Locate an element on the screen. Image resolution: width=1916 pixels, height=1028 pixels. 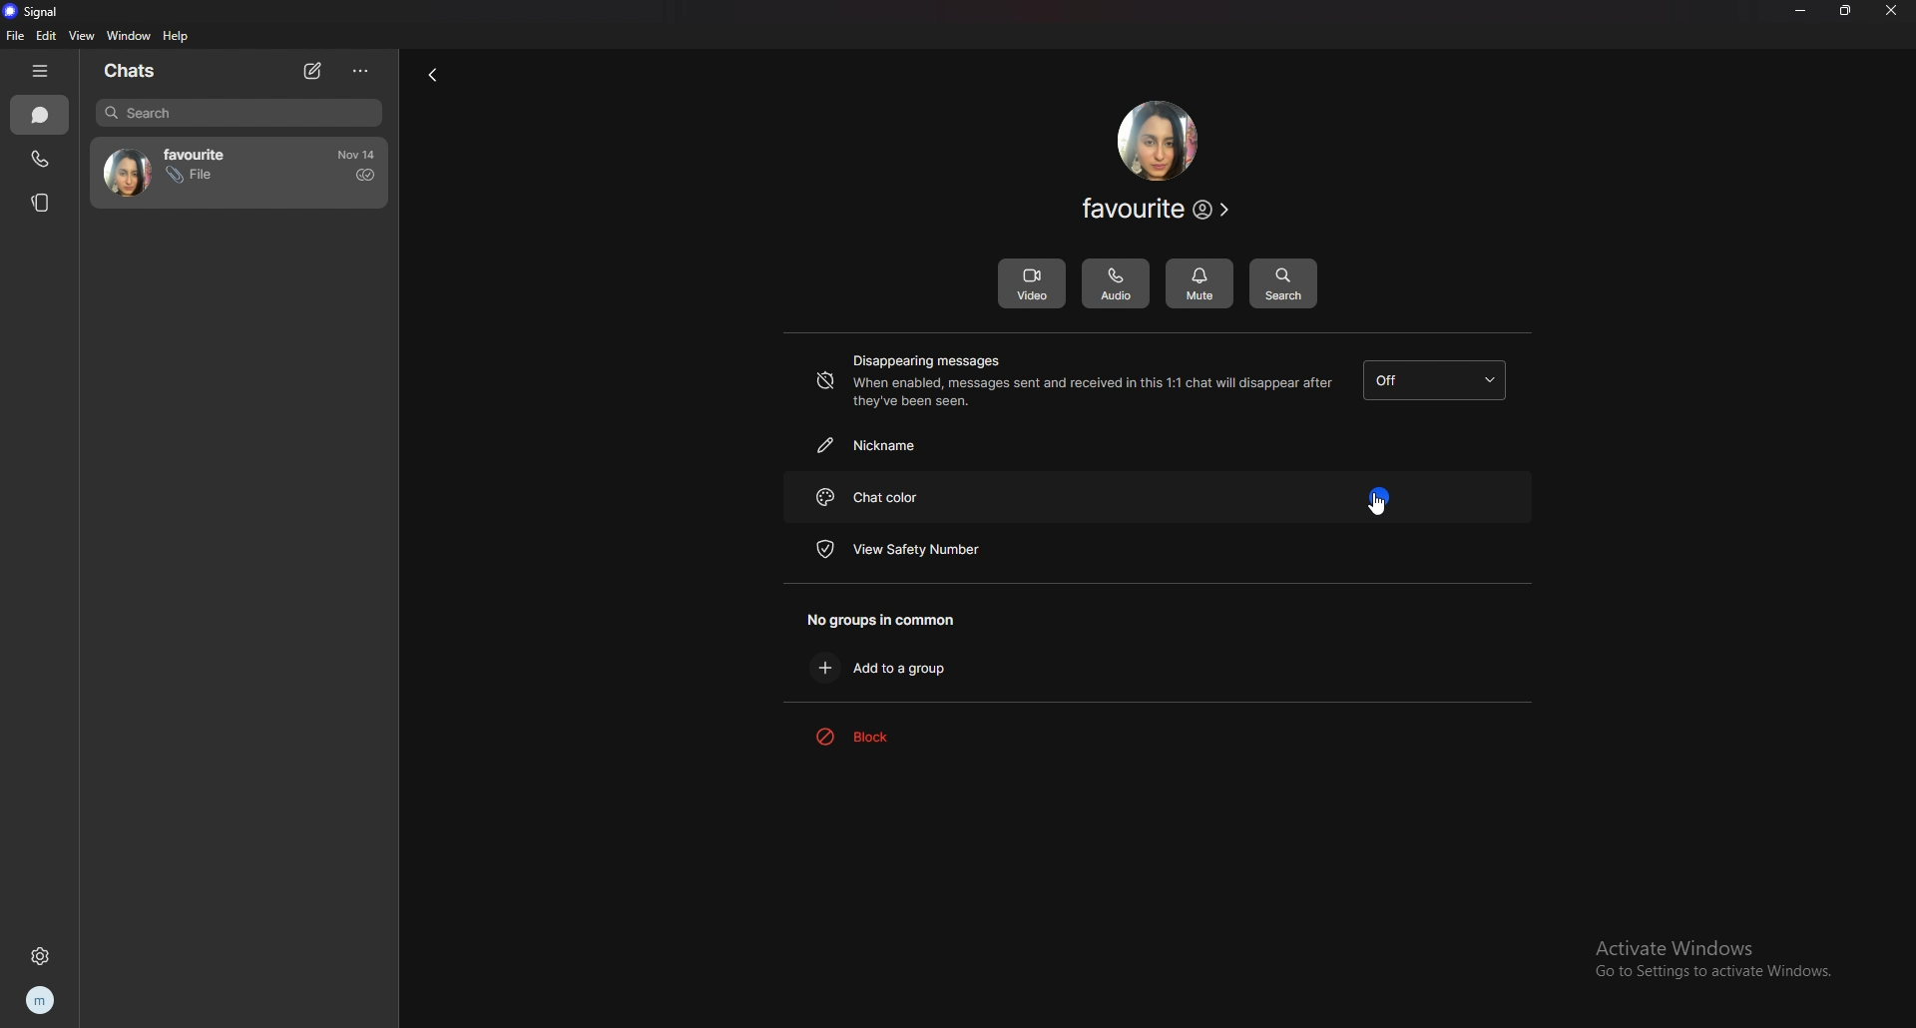
profile is located at coordinates (42, 998).